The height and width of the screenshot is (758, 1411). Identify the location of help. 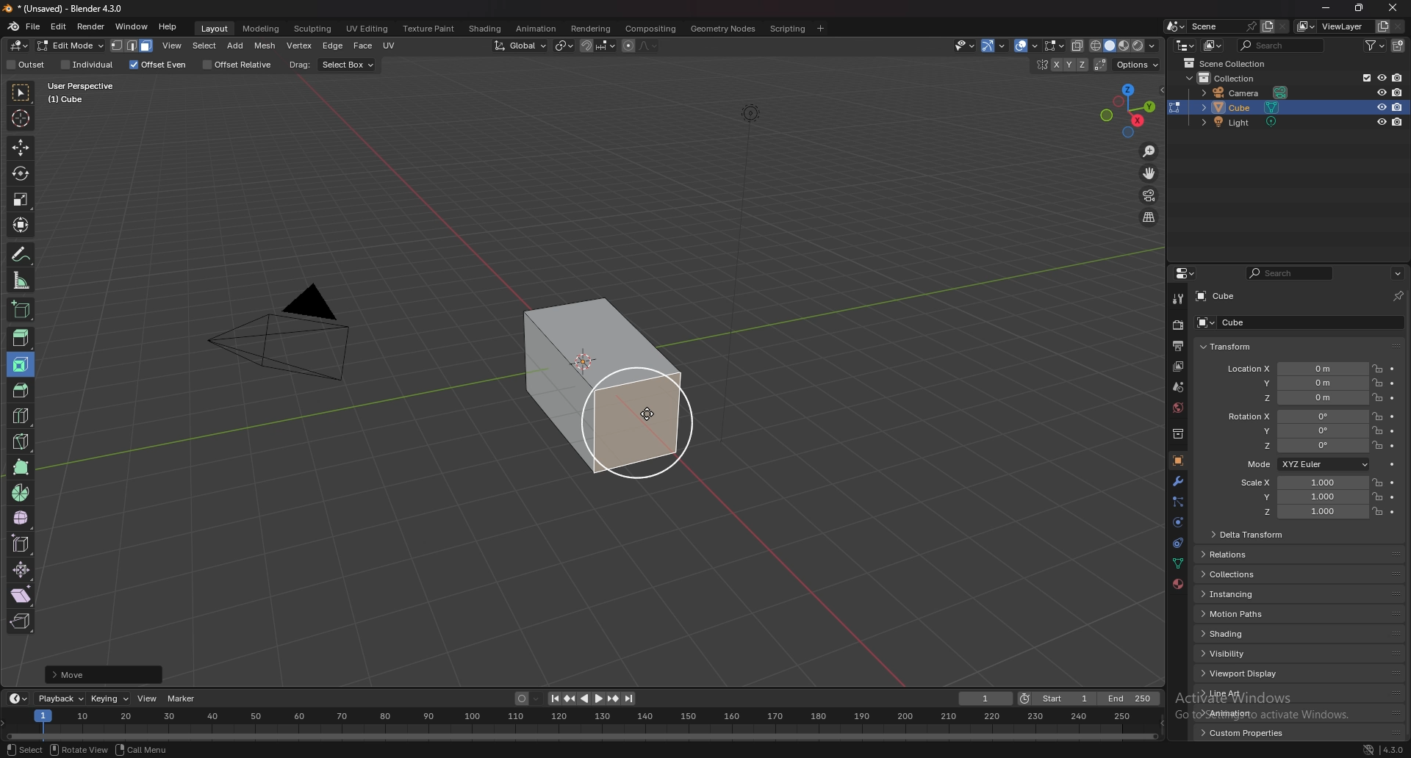
(168, 26).